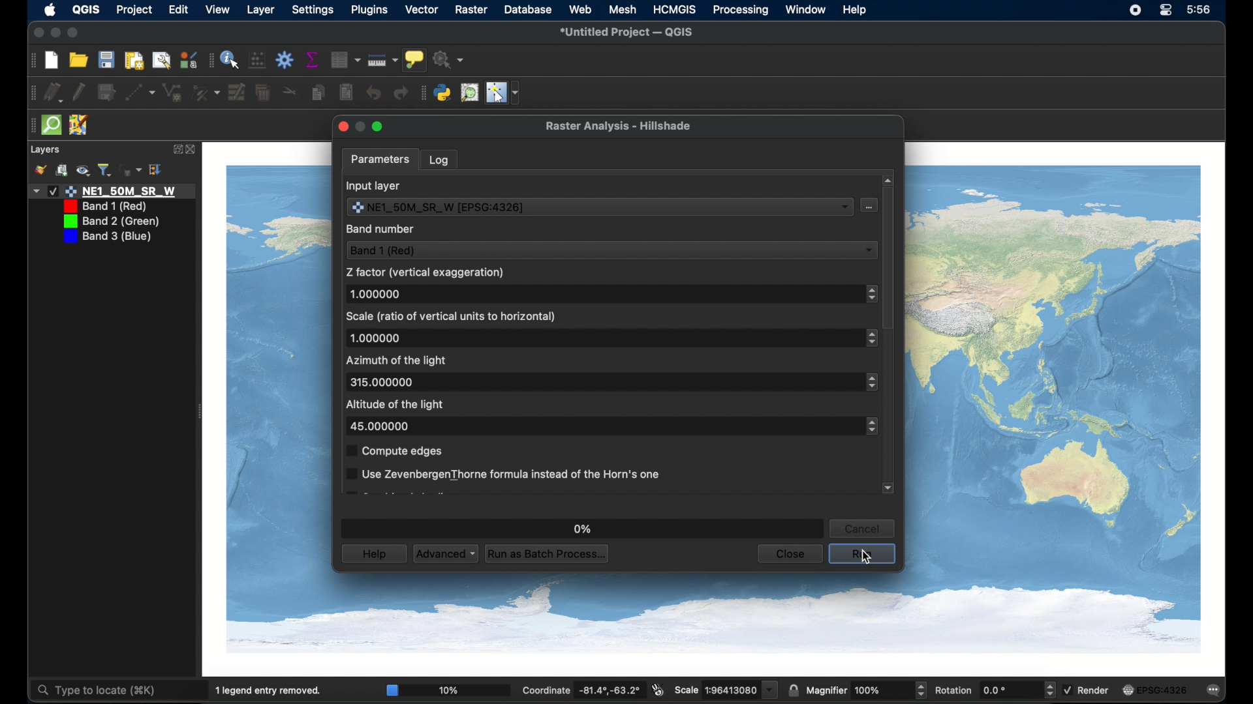 This screenshot has height=704, width=1253. What do you see at coordinates (383, 383) in the screenshot?
I see `315.000000` at bounding box center [383, 383].